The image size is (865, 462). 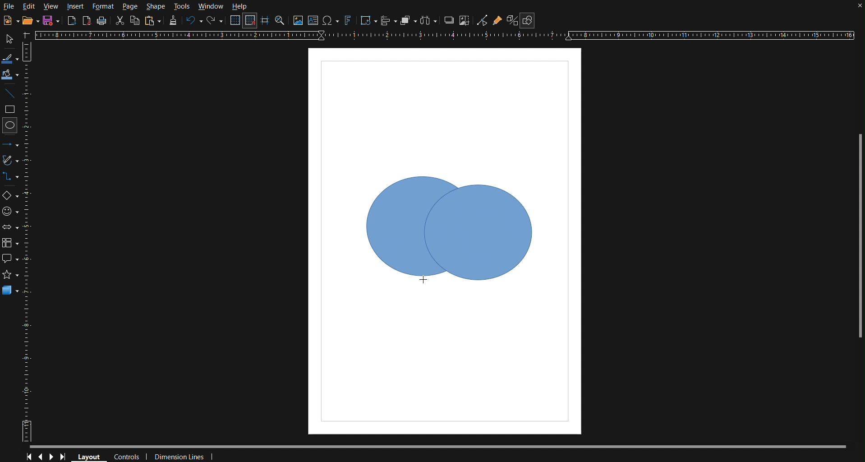 What do you see at coordinates (10, 194) in the screenshot?
I see `Basic Shapes` at bounding box center [10, 194].